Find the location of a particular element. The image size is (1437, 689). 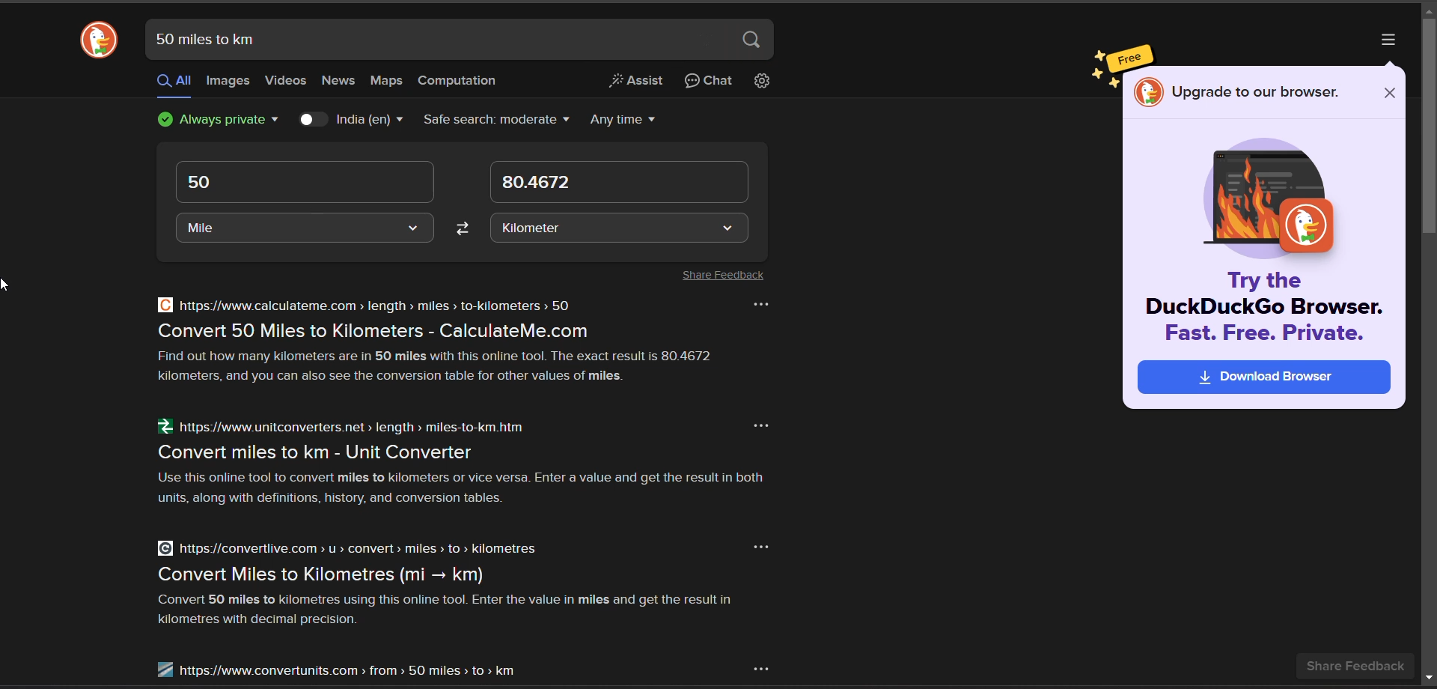

videos is located at coordinates (286, 79).